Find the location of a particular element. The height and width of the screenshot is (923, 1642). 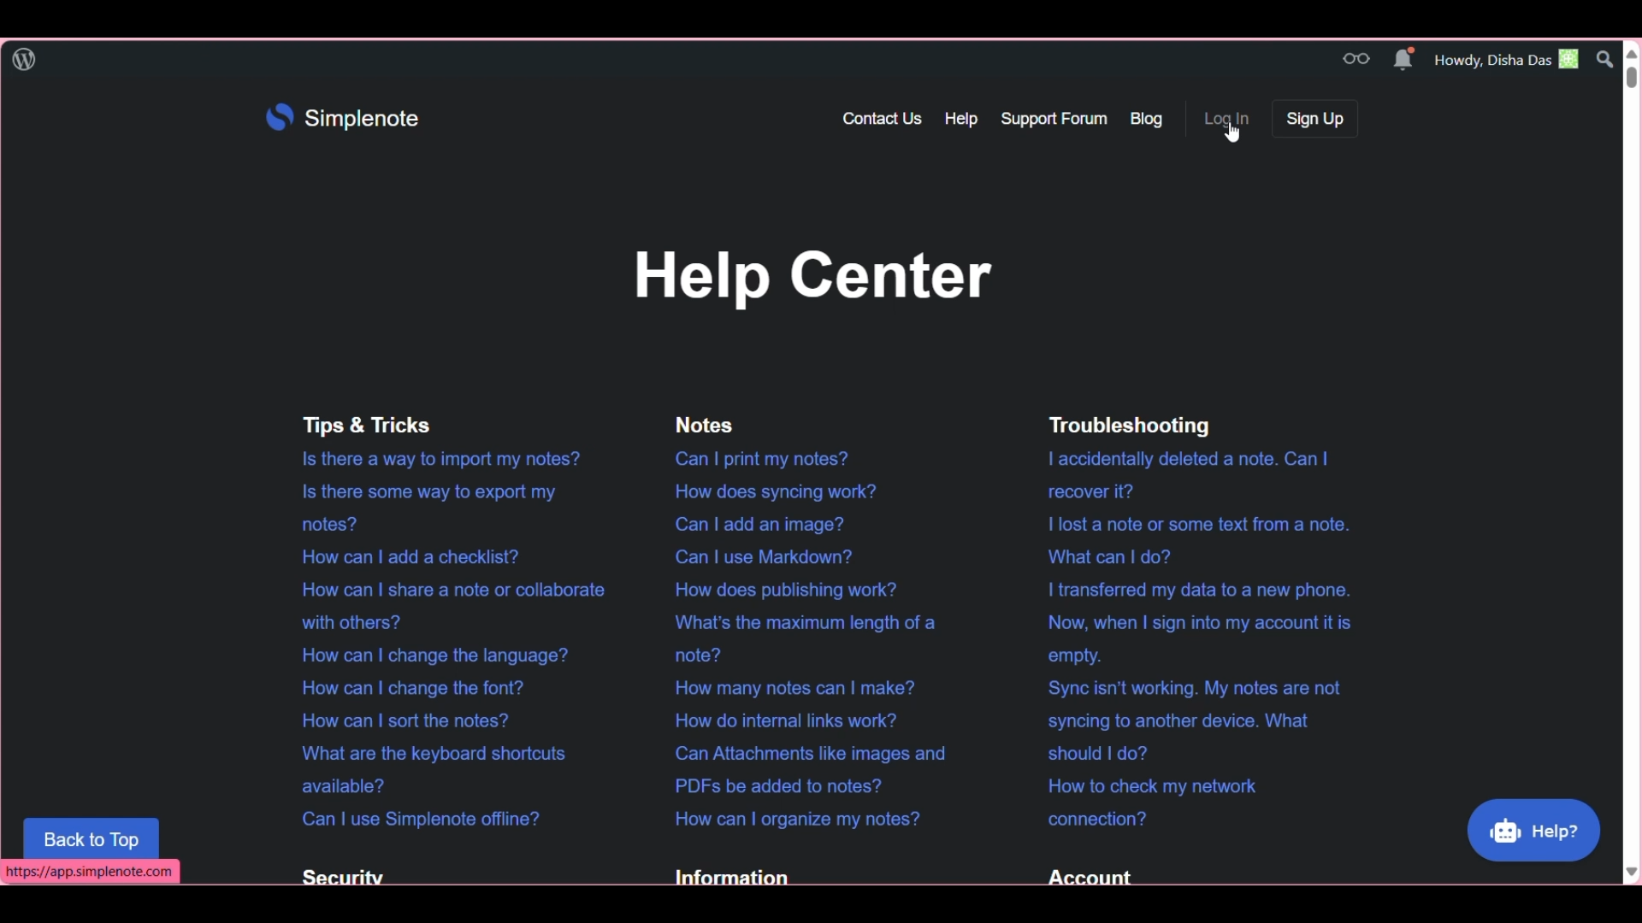

How do internal links work? is located at coordinates (776, 719).